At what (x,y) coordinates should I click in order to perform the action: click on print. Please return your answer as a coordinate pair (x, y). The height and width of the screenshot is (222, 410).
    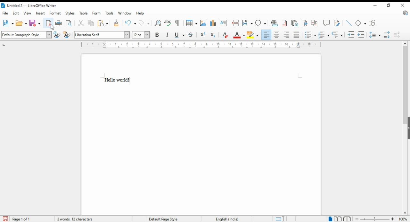
    Looking at the image, I should click on (59, 23).